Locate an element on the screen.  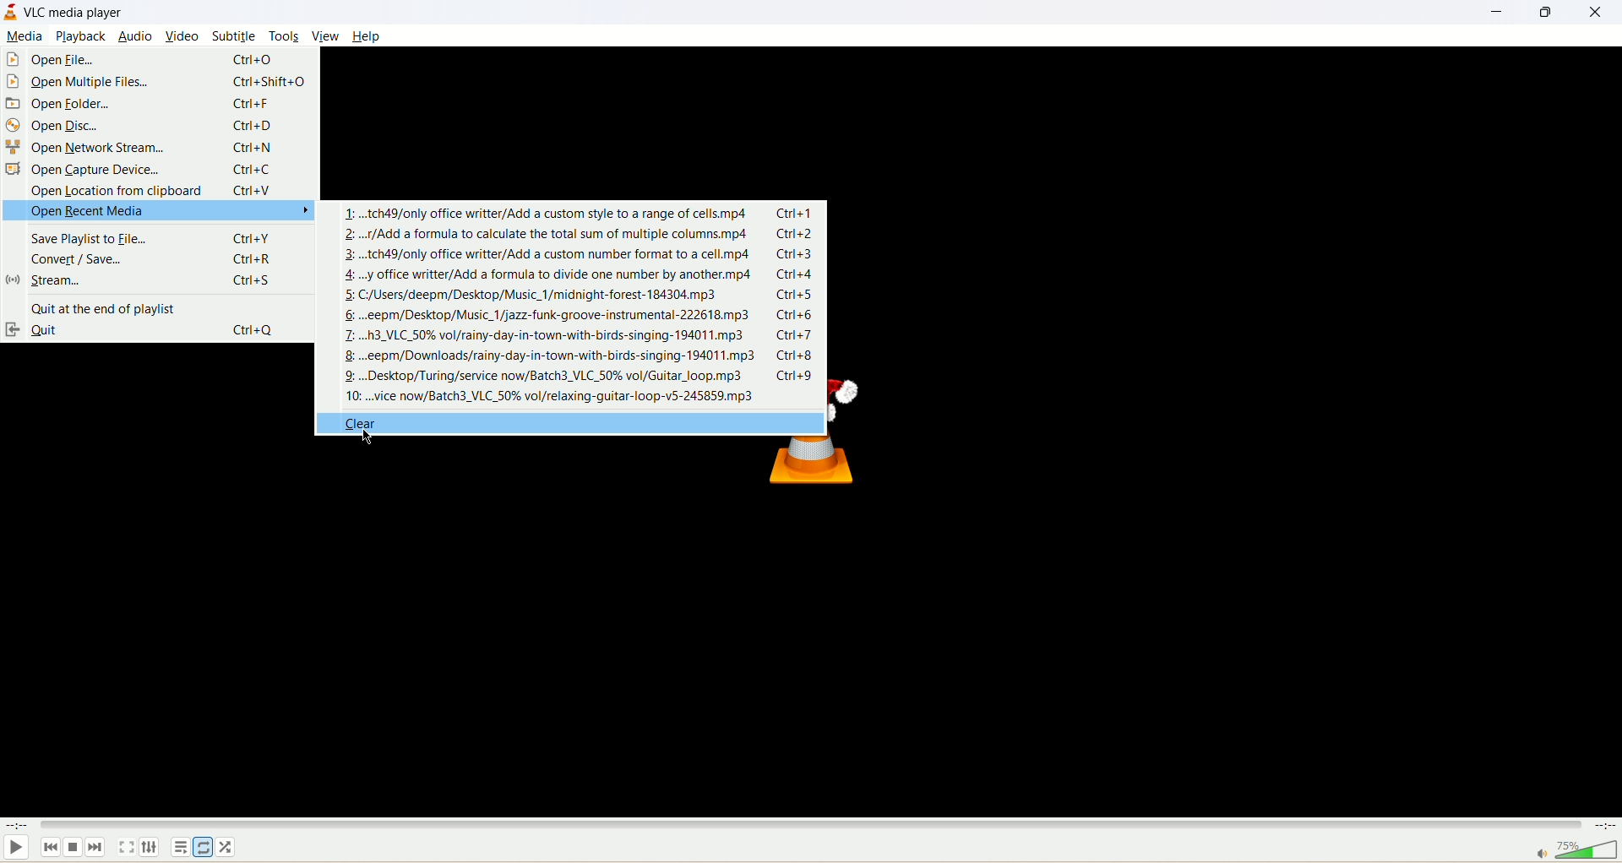
stop is located at coordinates (71, 849).